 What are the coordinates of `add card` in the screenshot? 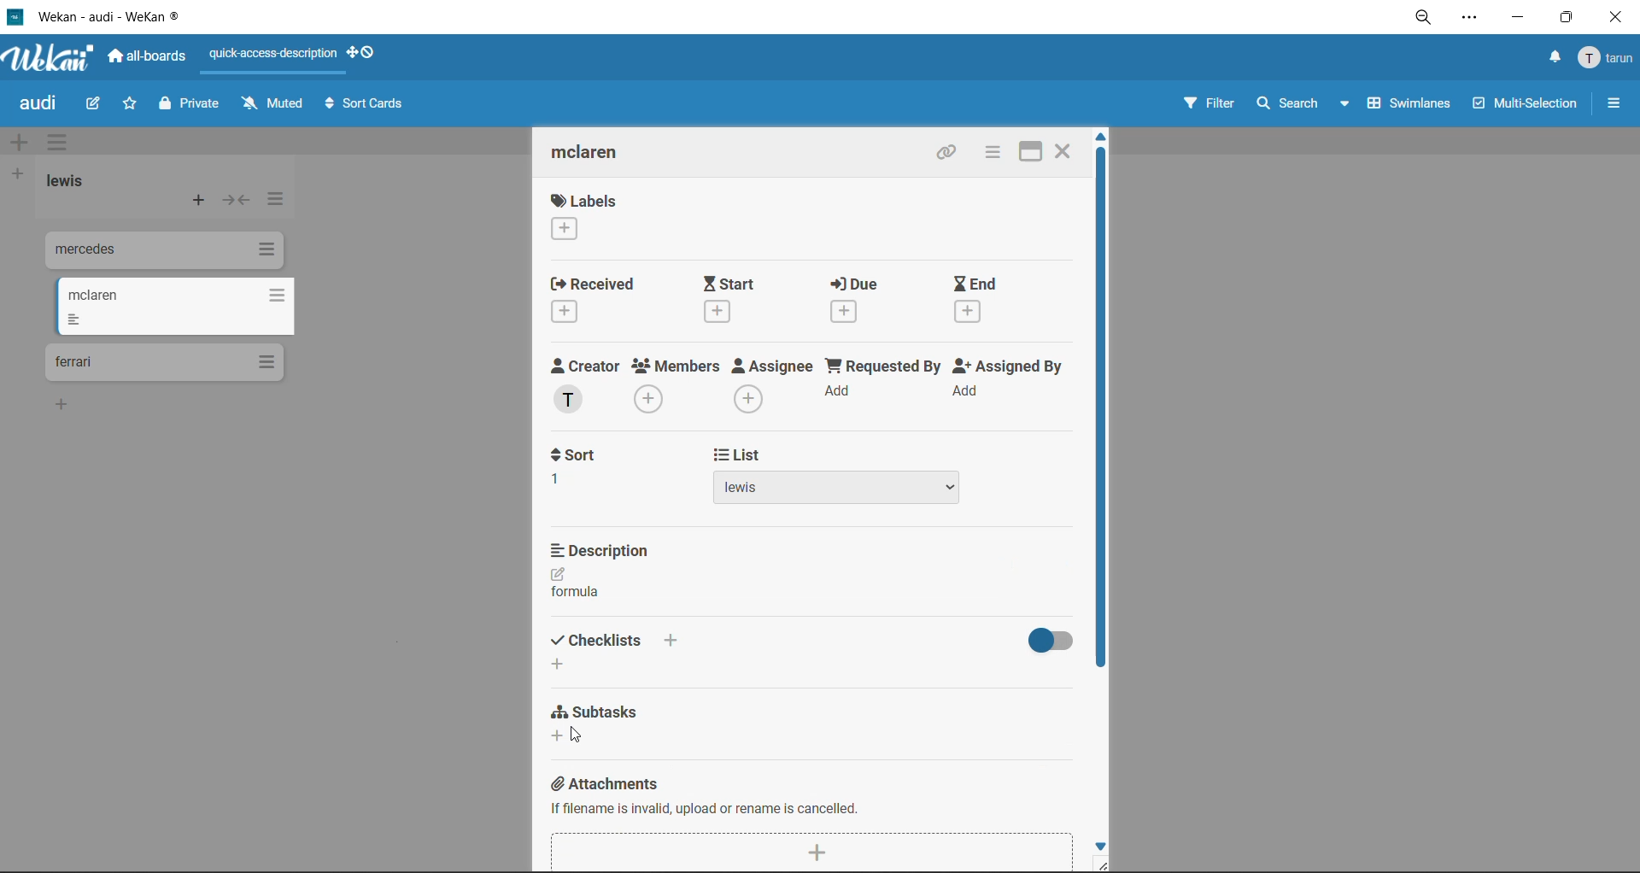 It's located at (200, 202).